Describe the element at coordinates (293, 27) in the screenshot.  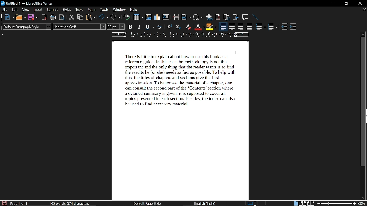
I see `decrease indent` at that location.